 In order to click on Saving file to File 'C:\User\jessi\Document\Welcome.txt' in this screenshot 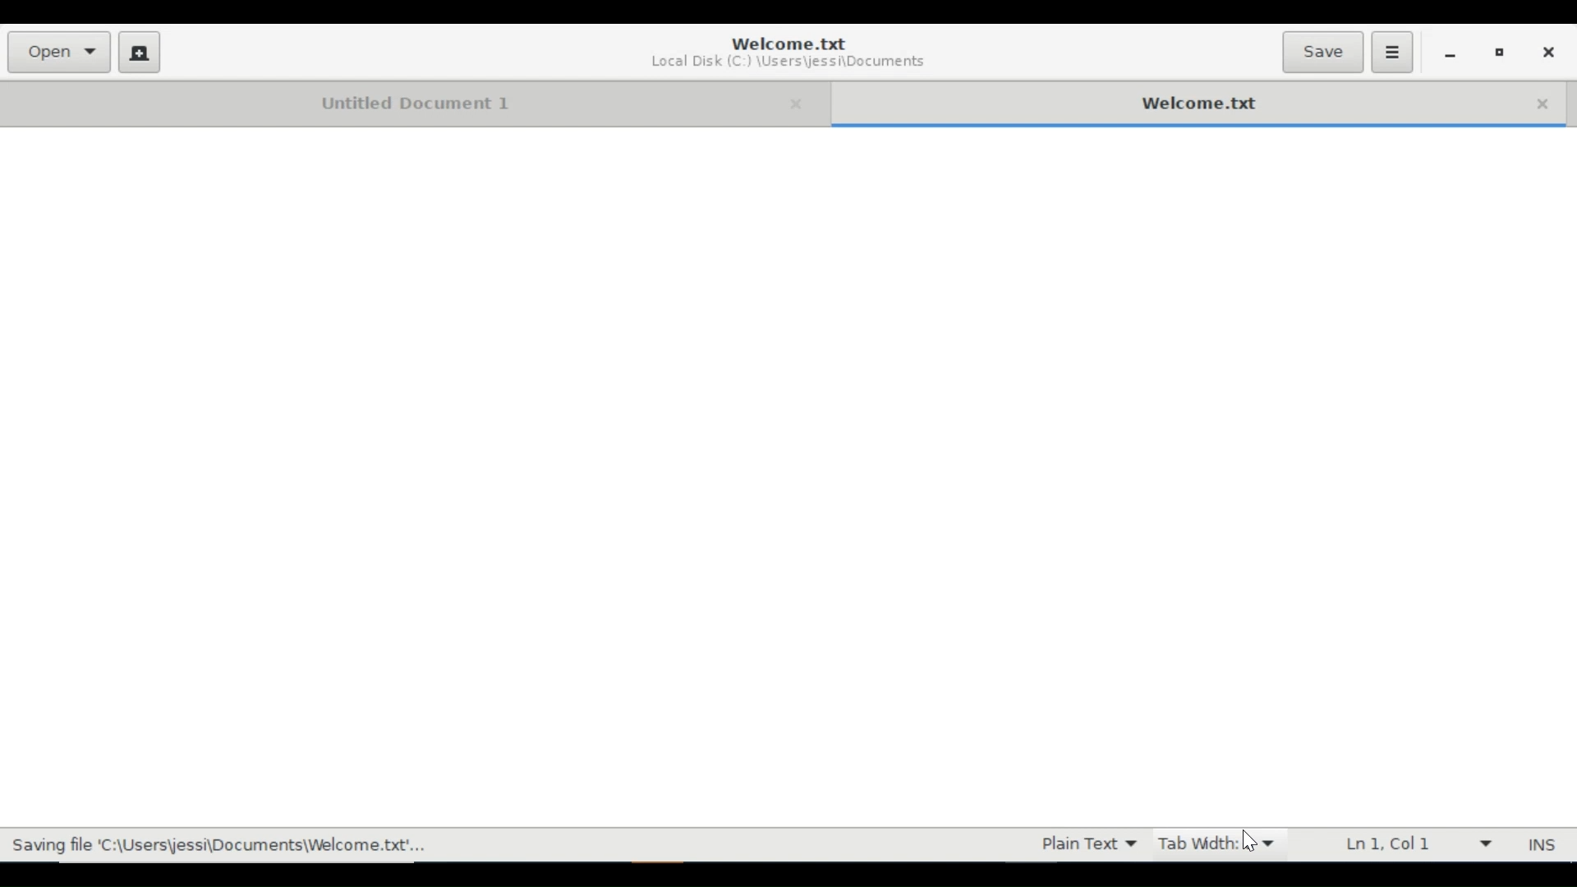, I will do `click(220, 844)`.